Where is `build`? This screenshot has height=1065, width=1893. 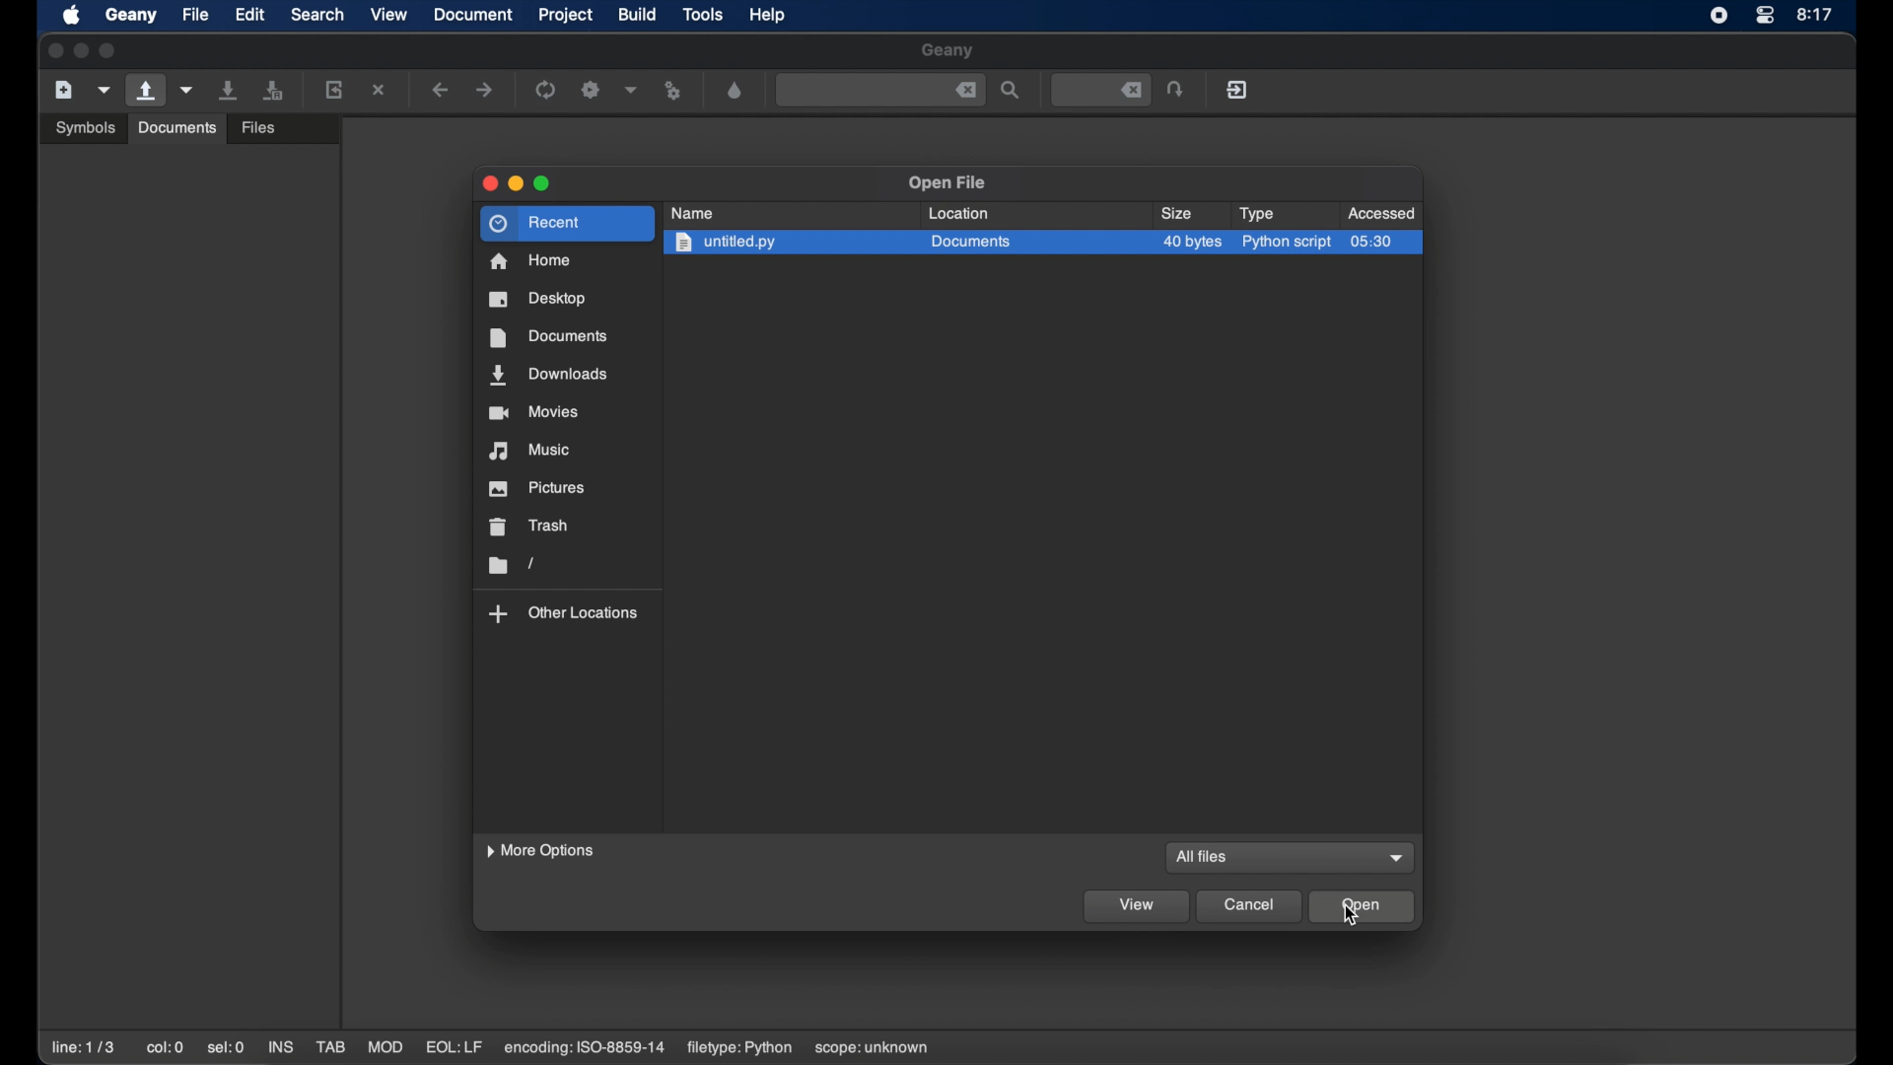
build is located at coordinates (638, 15).